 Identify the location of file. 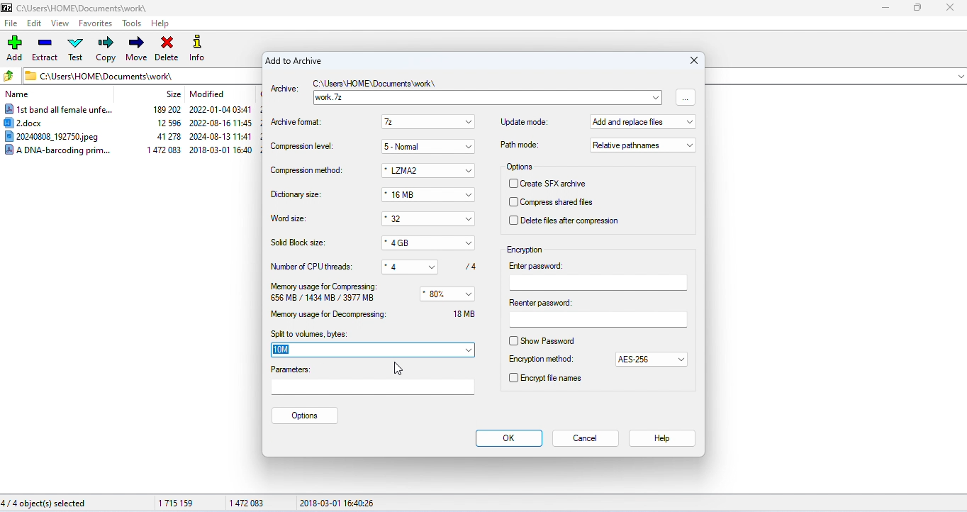
(11, 23).